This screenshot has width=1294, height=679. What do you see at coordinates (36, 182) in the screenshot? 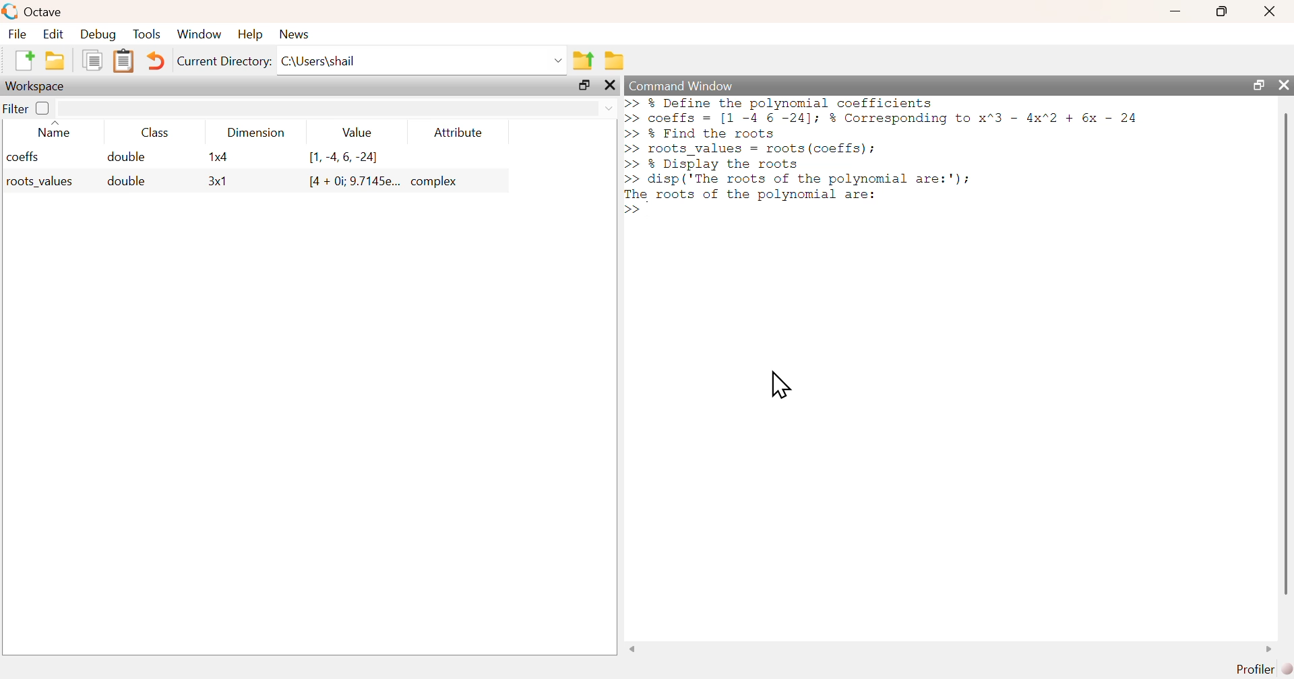
I see `roots values` at bounding box center [36, 182].